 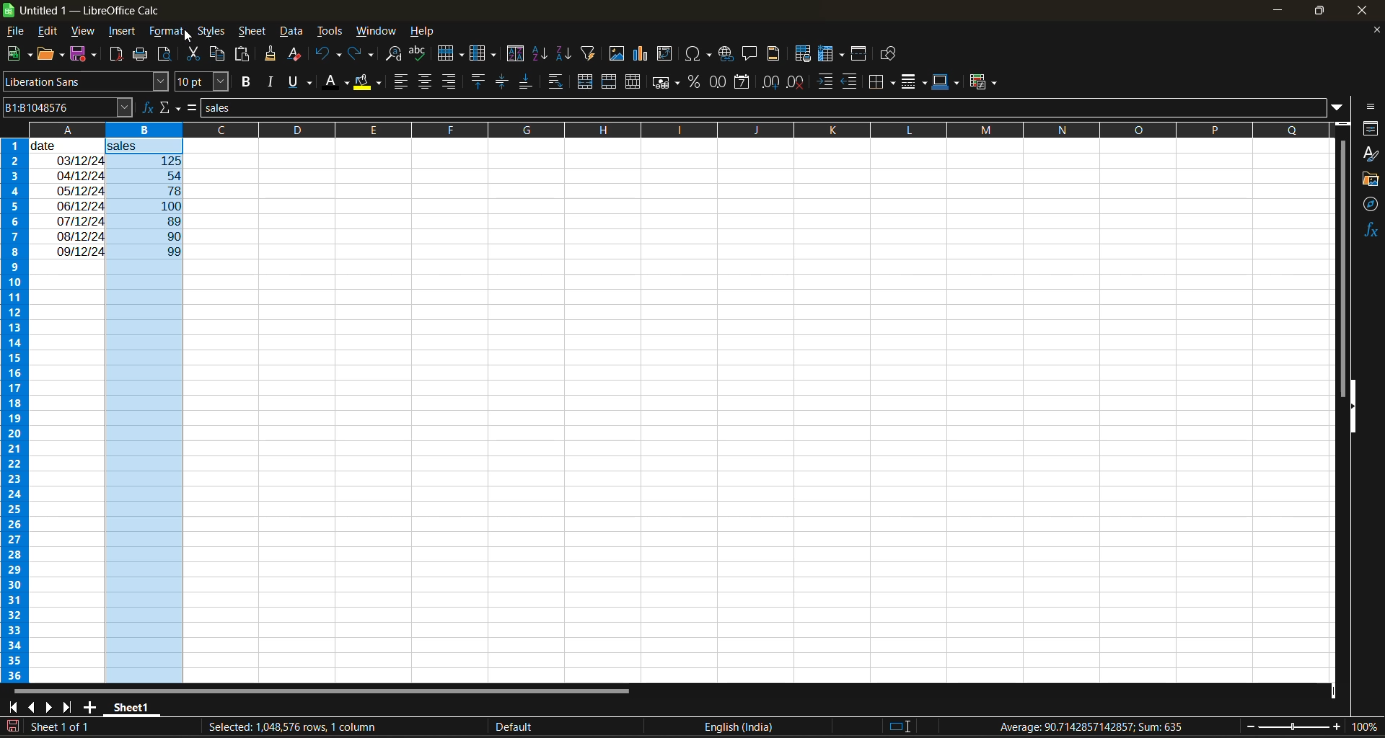 What do you see at coordinates (145, 107) in the screenshot?
I see `function wizard` at bounding box center [145, 107].